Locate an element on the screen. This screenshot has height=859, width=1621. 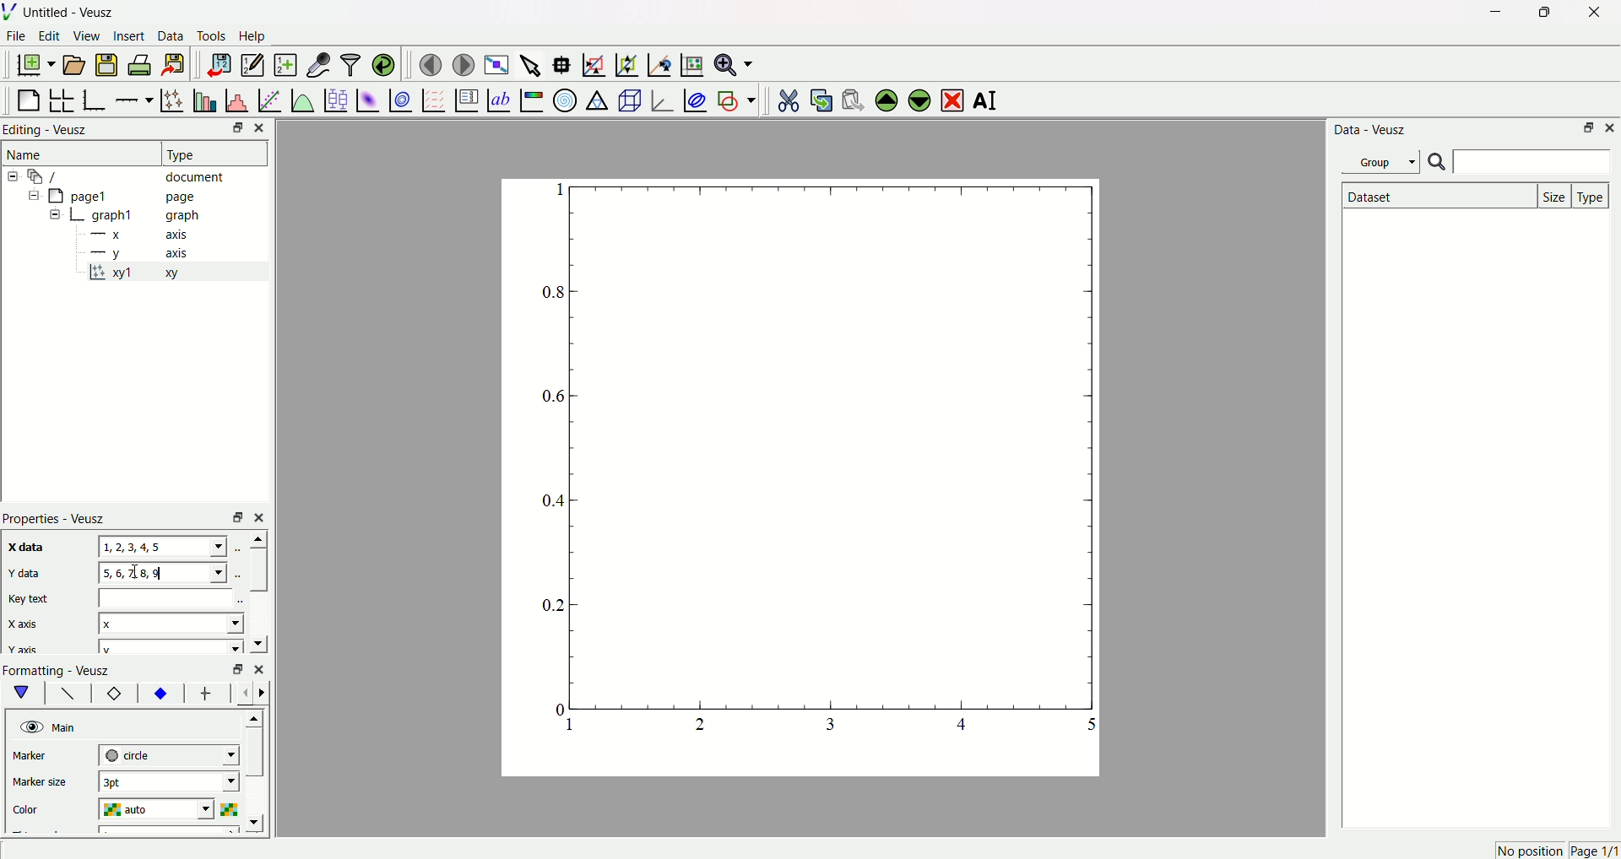
filter data is located at coordinates (350, 62).